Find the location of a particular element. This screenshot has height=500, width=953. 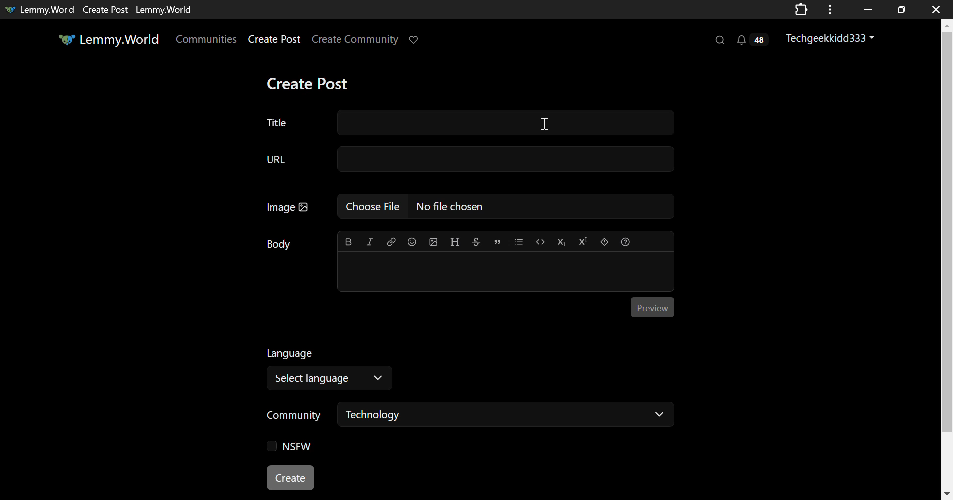

Restore Down is located at coordinates (868, 9).